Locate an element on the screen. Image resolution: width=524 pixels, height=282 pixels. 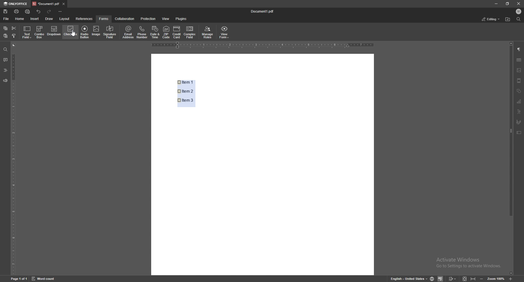
signature field is located at coordinates (111, 32).